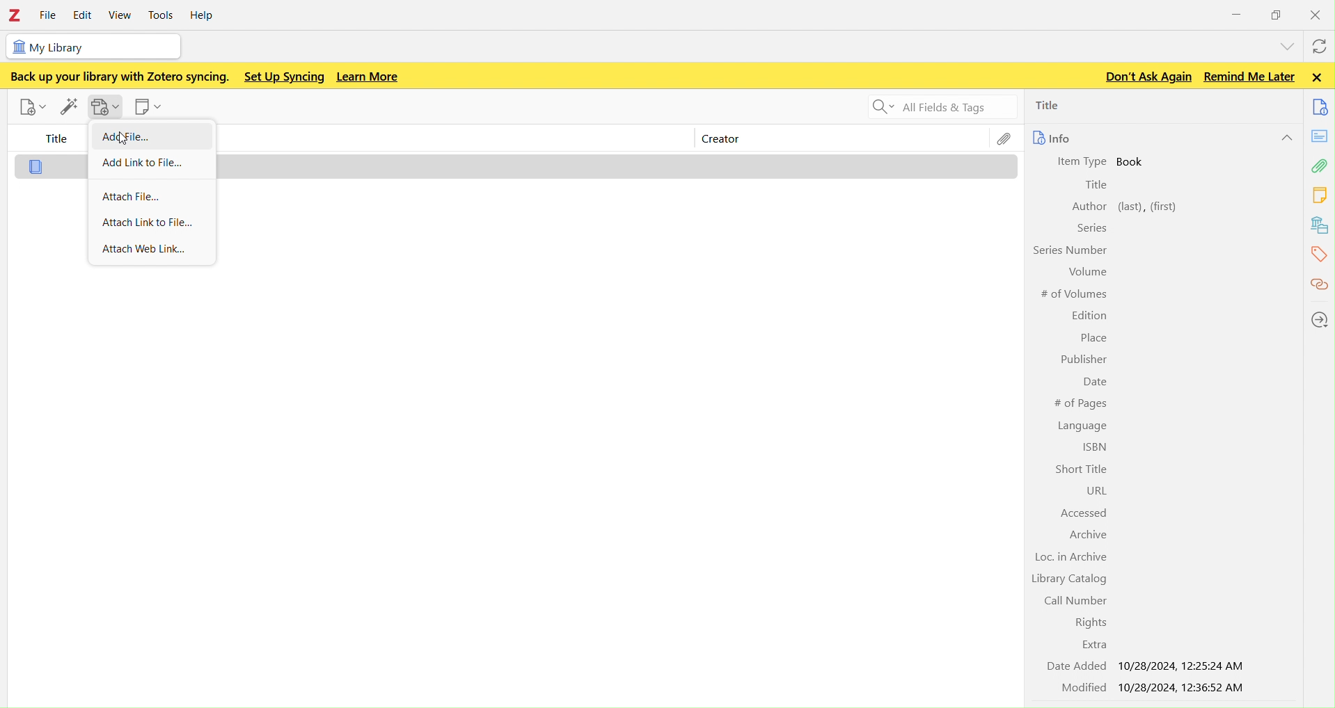 This screenshot has height=708, width=1335. I want to click on Close, so click(1317, 77).